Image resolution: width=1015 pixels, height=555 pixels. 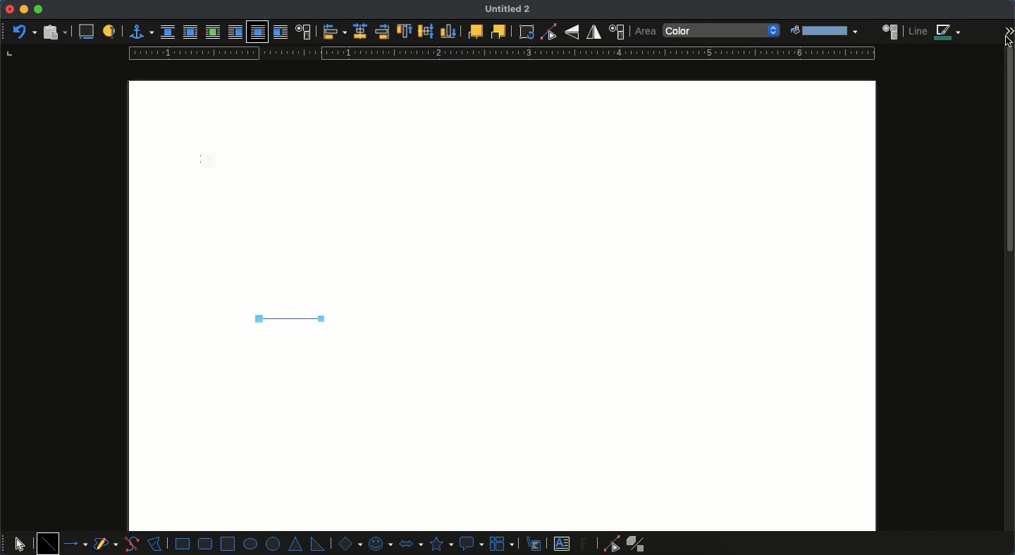 I want to click on line, so click(x=48, y=543).